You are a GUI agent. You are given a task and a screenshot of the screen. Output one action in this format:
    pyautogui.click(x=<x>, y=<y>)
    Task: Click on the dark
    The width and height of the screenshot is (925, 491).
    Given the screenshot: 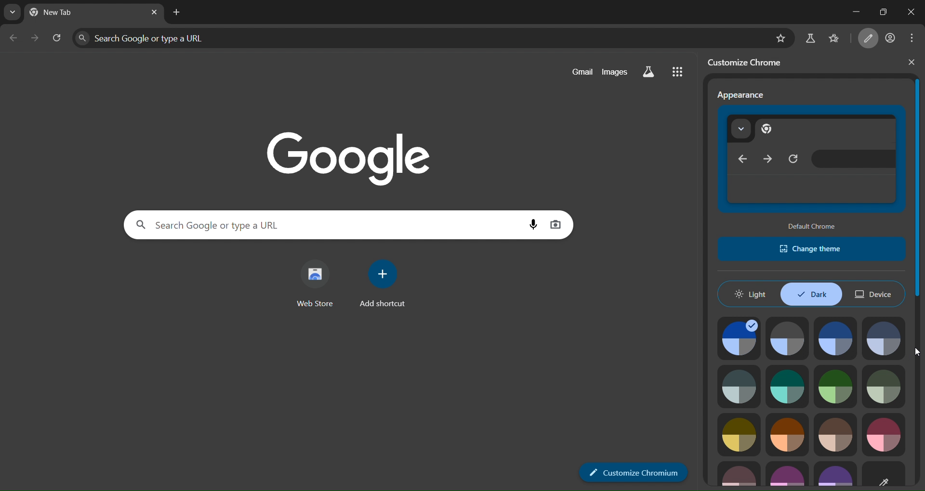 What is the action you would take?
    pyautogui.click(x=811, y=294)
    